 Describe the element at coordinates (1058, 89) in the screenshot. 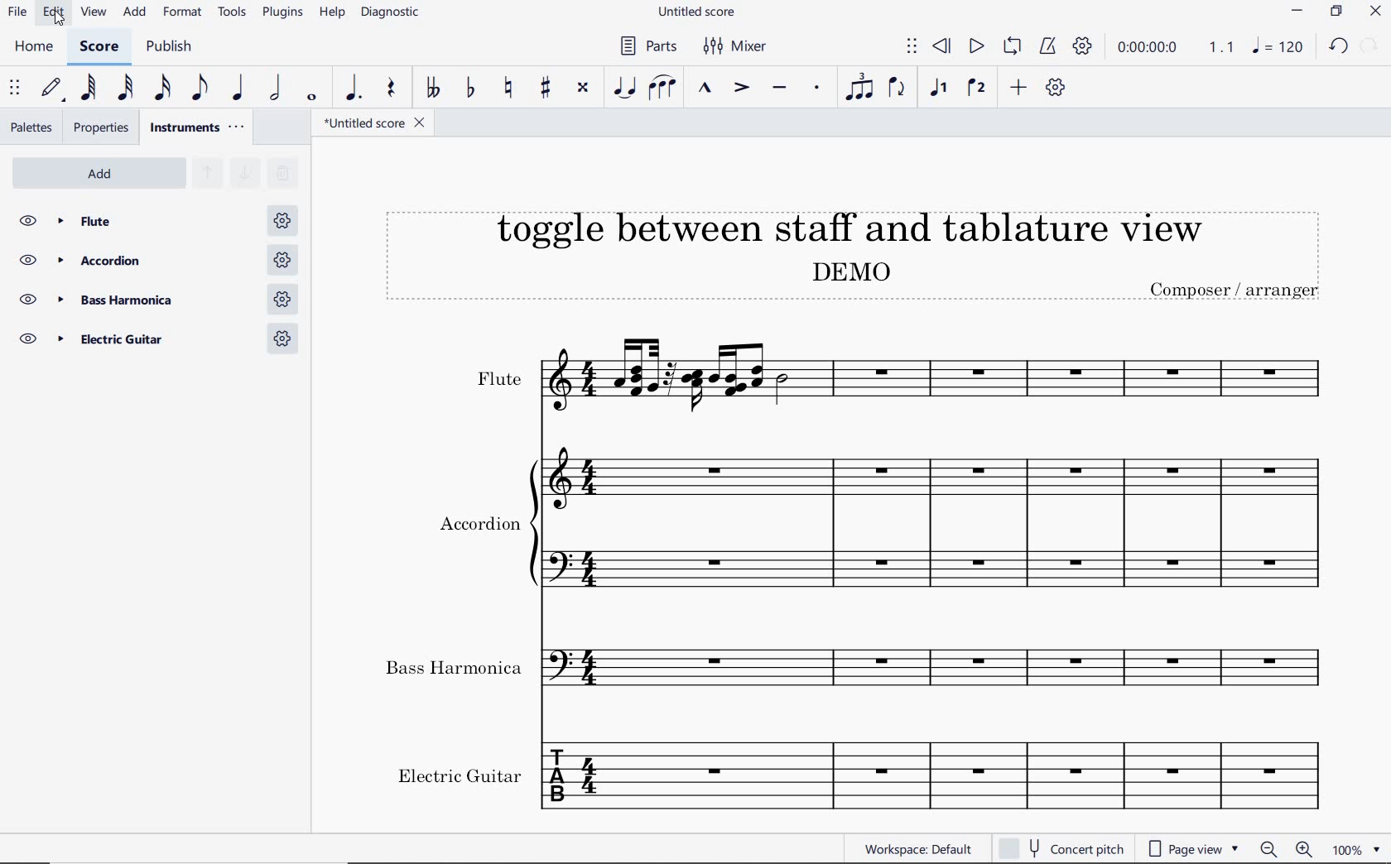

I see `customize toolbar` at that location.